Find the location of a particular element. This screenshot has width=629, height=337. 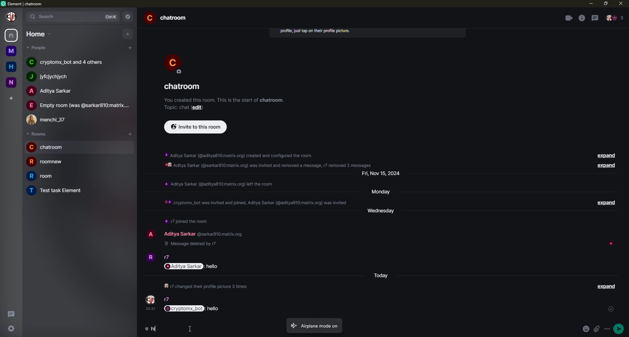

people is located at coordinates (52, 76).